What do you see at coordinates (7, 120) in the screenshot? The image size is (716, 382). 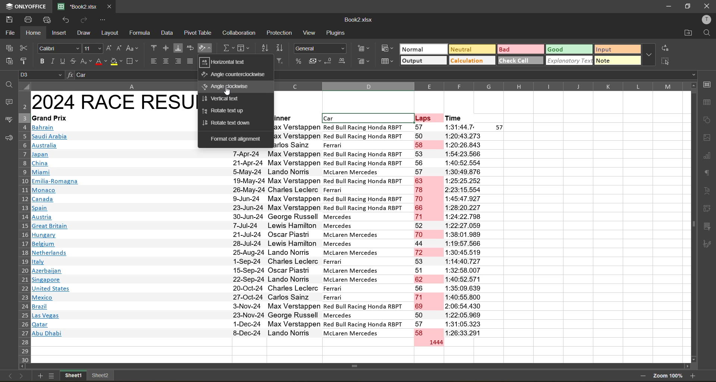 I see `spellcheck` at bounding box center [7, 120].